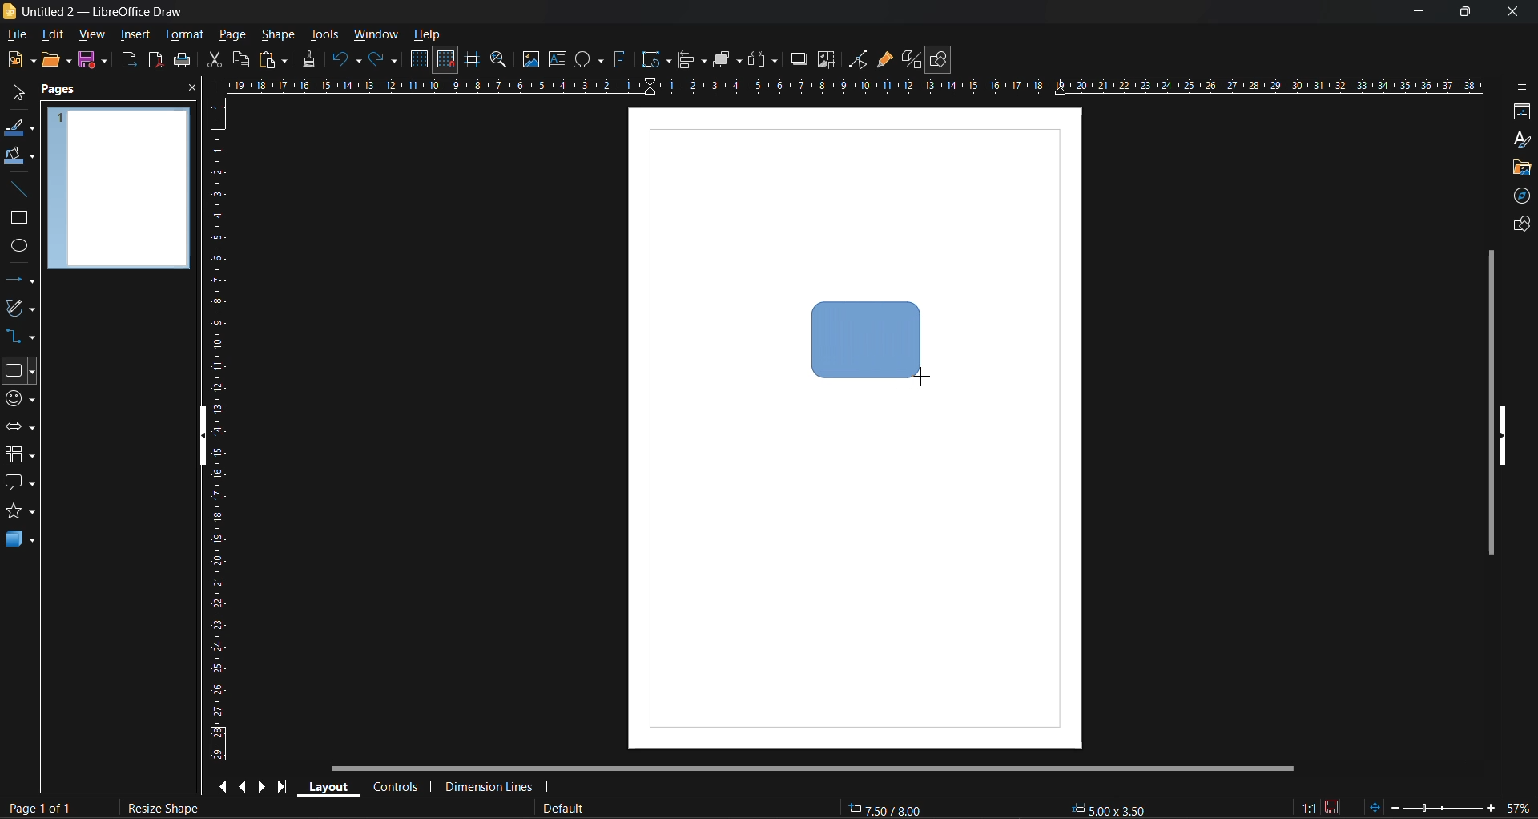 The image size is (1538, 819). I want to click on shadow, so click(800, 59).